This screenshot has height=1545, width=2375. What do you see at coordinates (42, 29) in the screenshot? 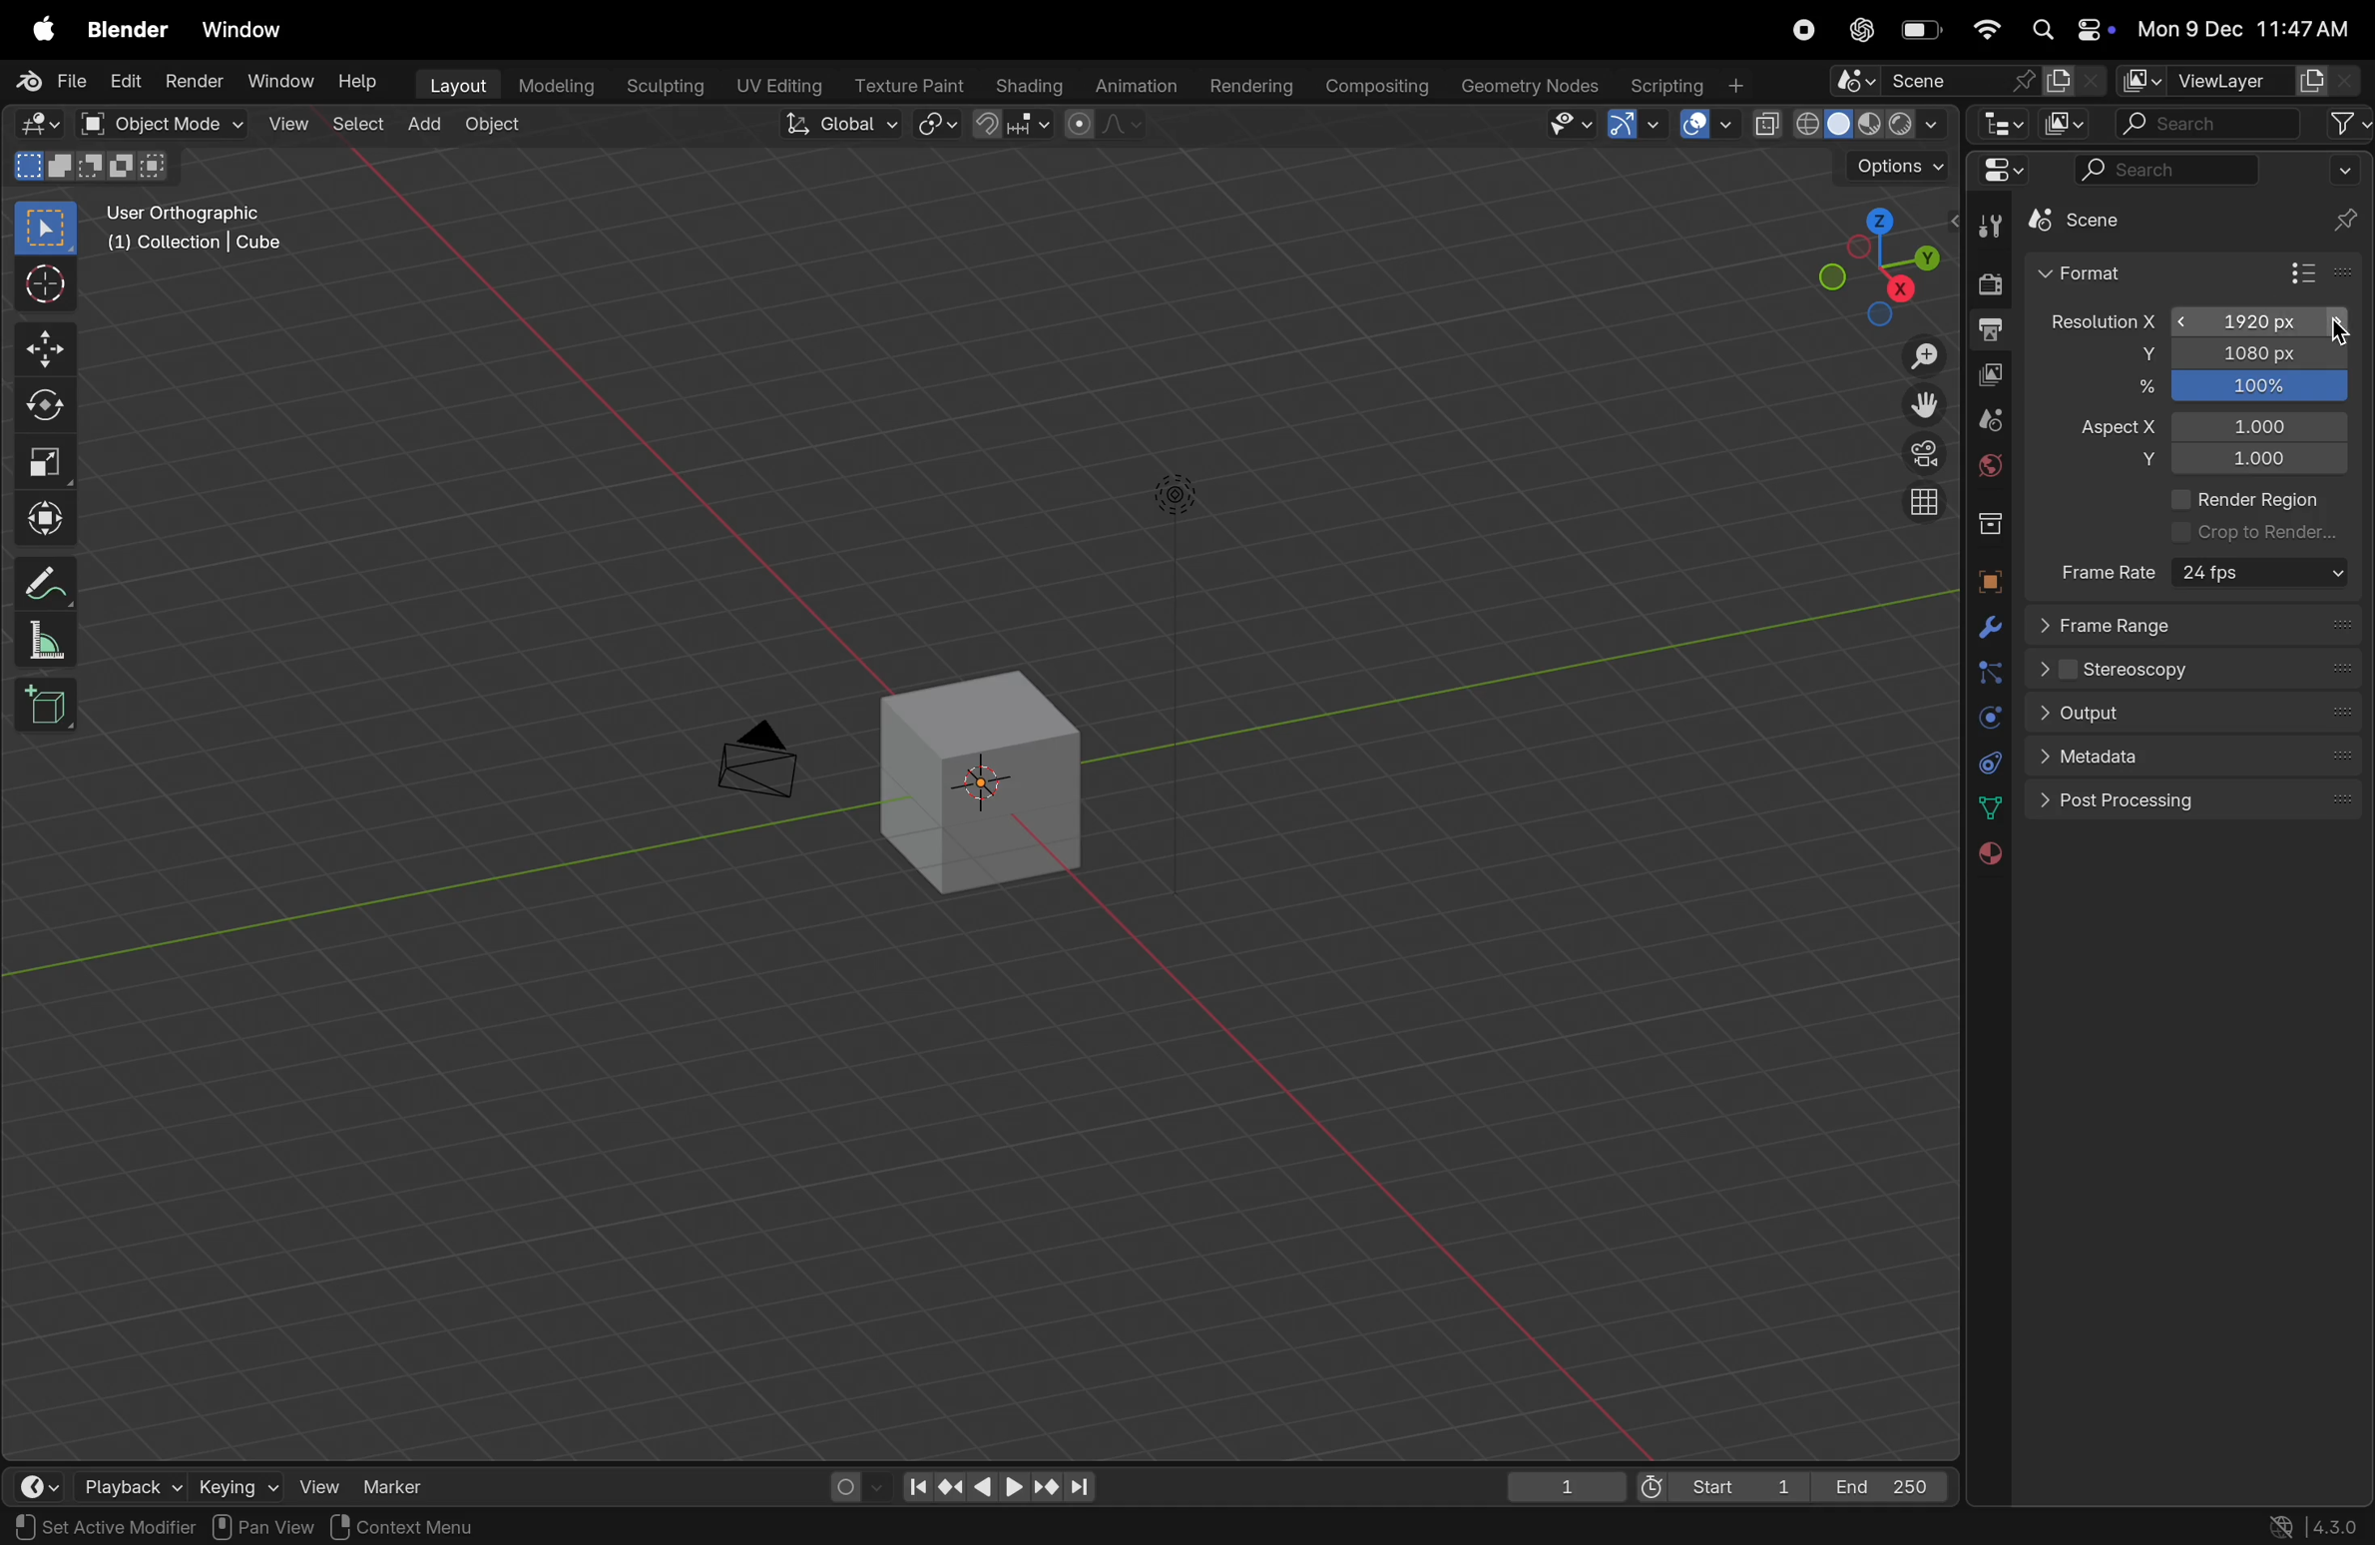
I see `apple menu` at bounding box center [42, 29].